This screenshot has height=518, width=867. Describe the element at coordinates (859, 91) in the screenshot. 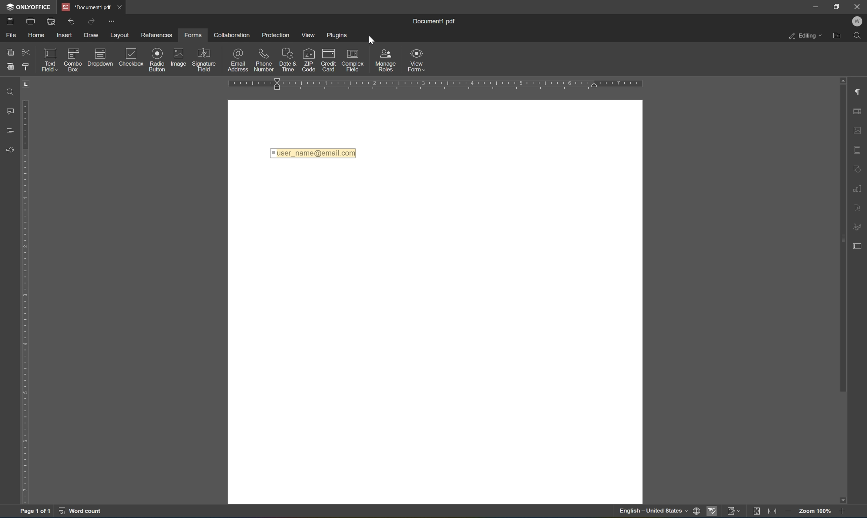

I see `paragraph settings` at that location.